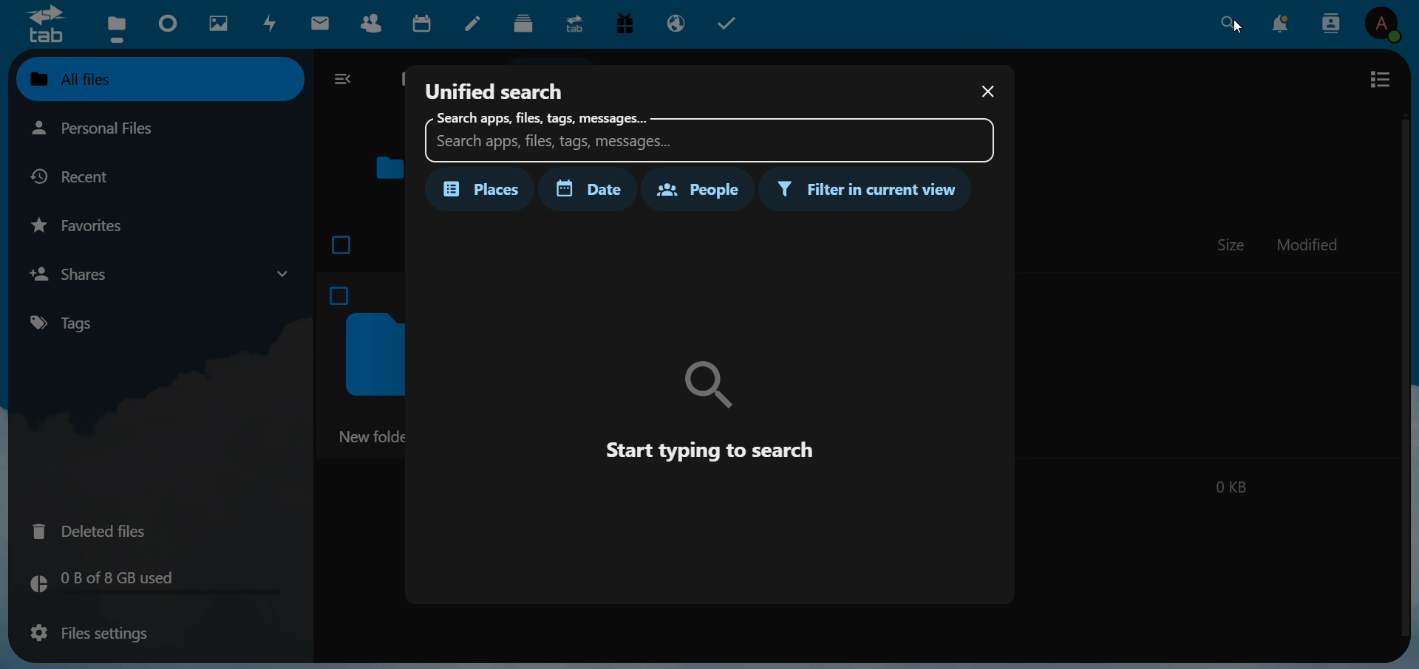 The image size is (1419, 669). Describe the element at coordinates (86, 634) in the screenshot. I see `files setting` at that location.